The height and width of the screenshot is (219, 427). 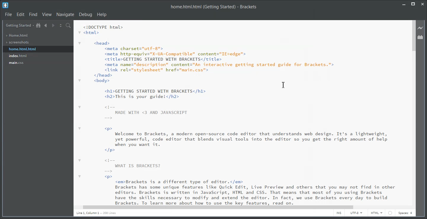 I want to click on View, so click(x=47, y=14).